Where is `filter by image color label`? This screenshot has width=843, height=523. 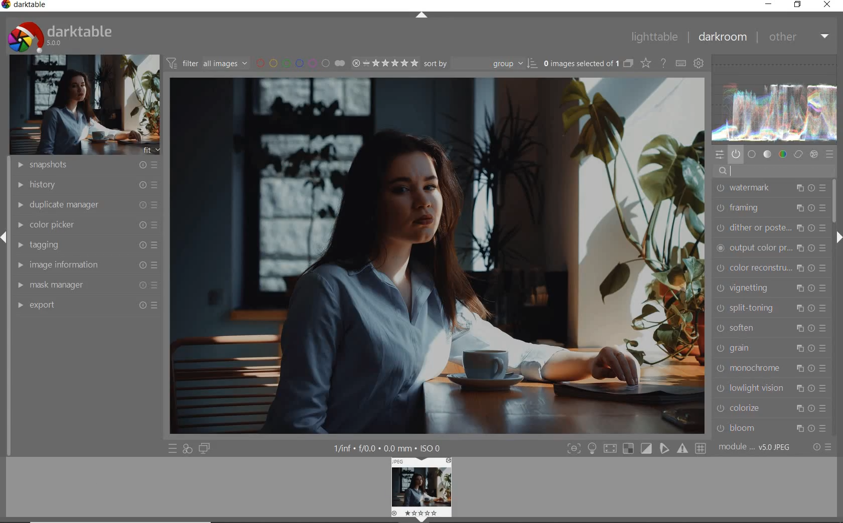 filter by image color label is located at coordinates (300, 62).